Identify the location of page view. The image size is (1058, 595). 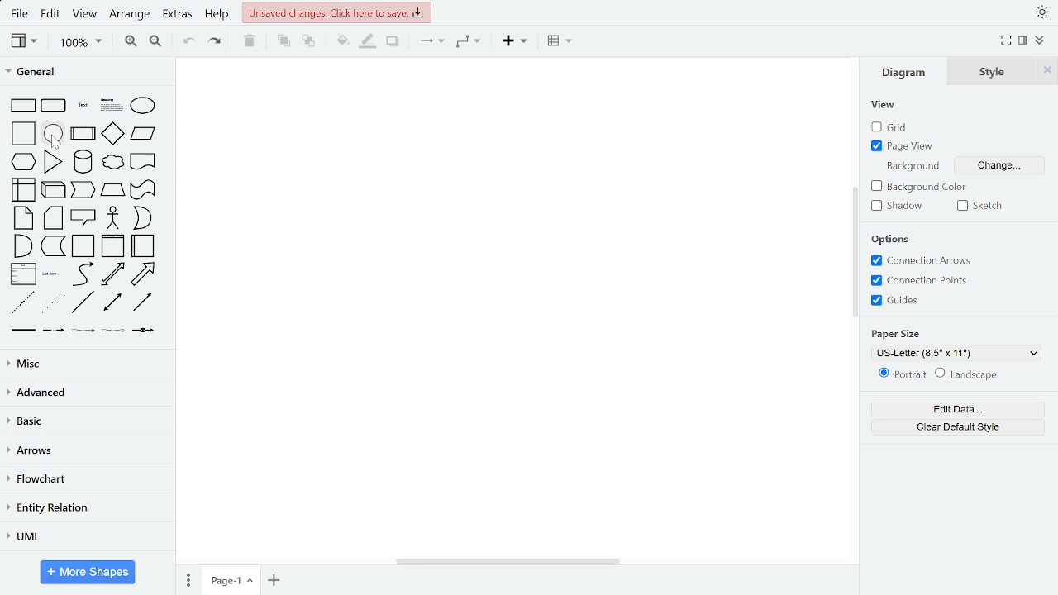
(908, 145).